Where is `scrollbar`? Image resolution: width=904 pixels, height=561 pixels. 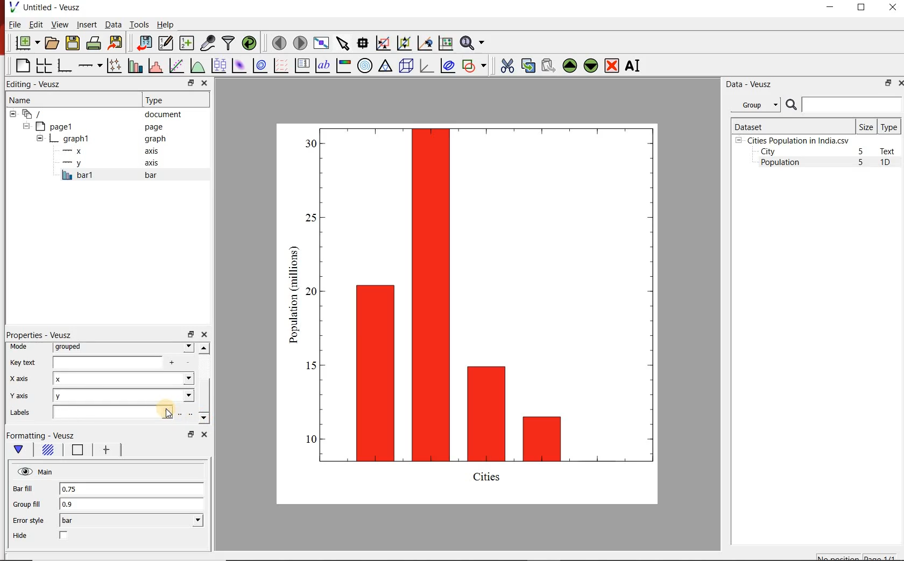 scrollbar is located at coordinates (204, 384).